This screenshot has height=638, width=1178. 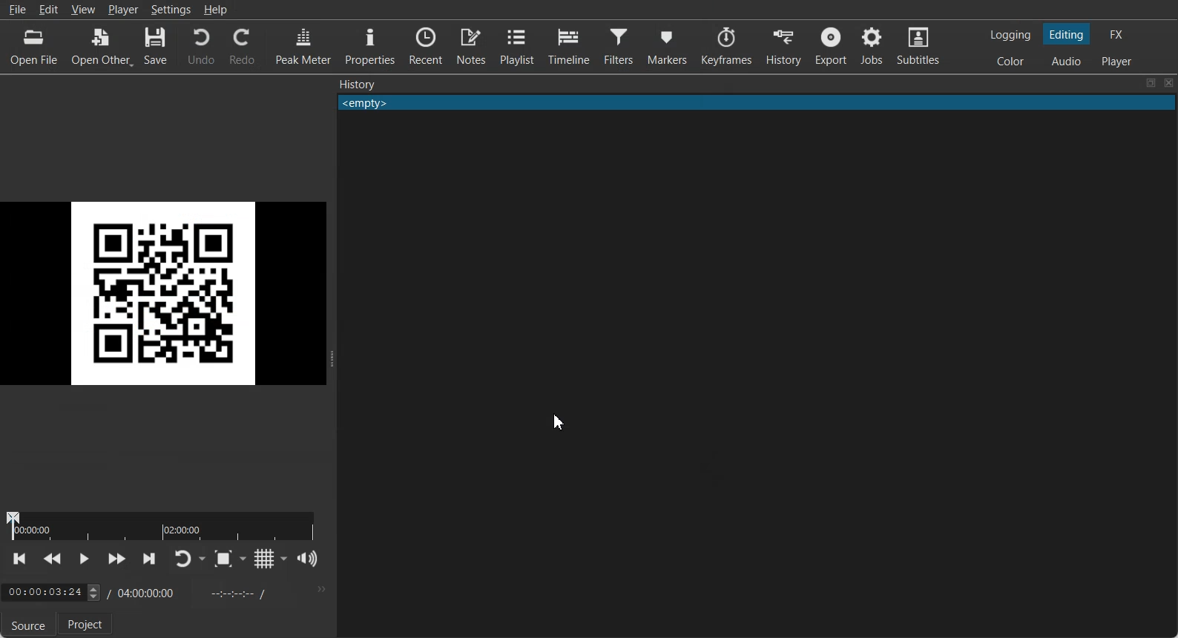 I want to click on Edit, so click(x=48, y=9).